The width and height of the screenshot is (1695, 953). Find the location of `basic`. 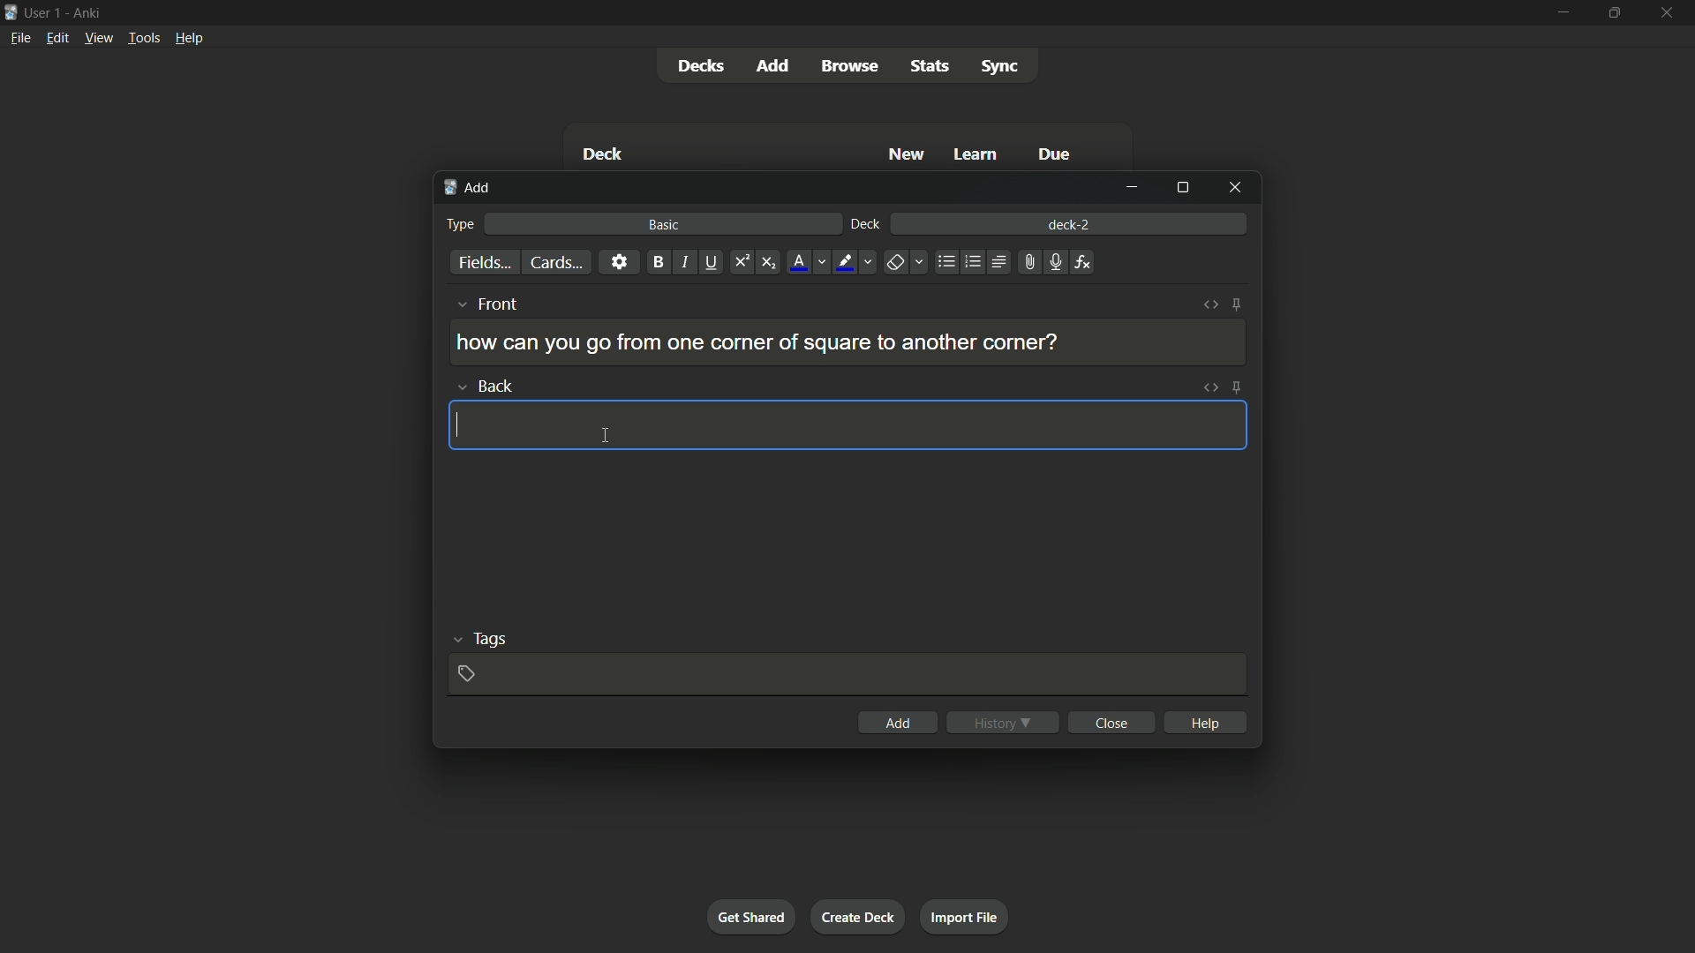

basic is located at coordinates (663, 225).